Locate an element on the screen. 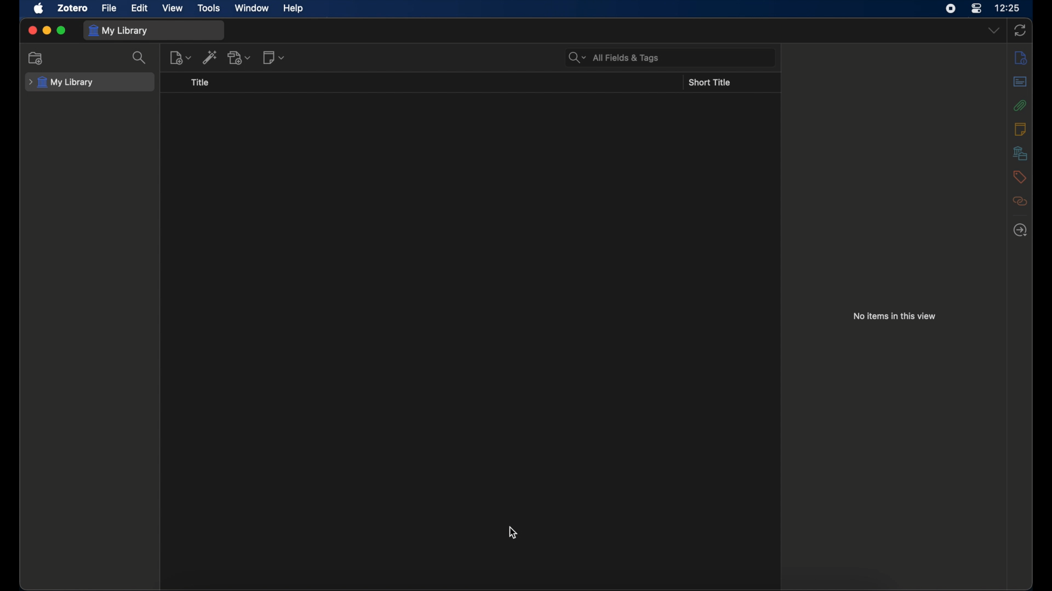 The height and width of the screenshot is (591, 1052). short title is located at coordinates (710, 83).